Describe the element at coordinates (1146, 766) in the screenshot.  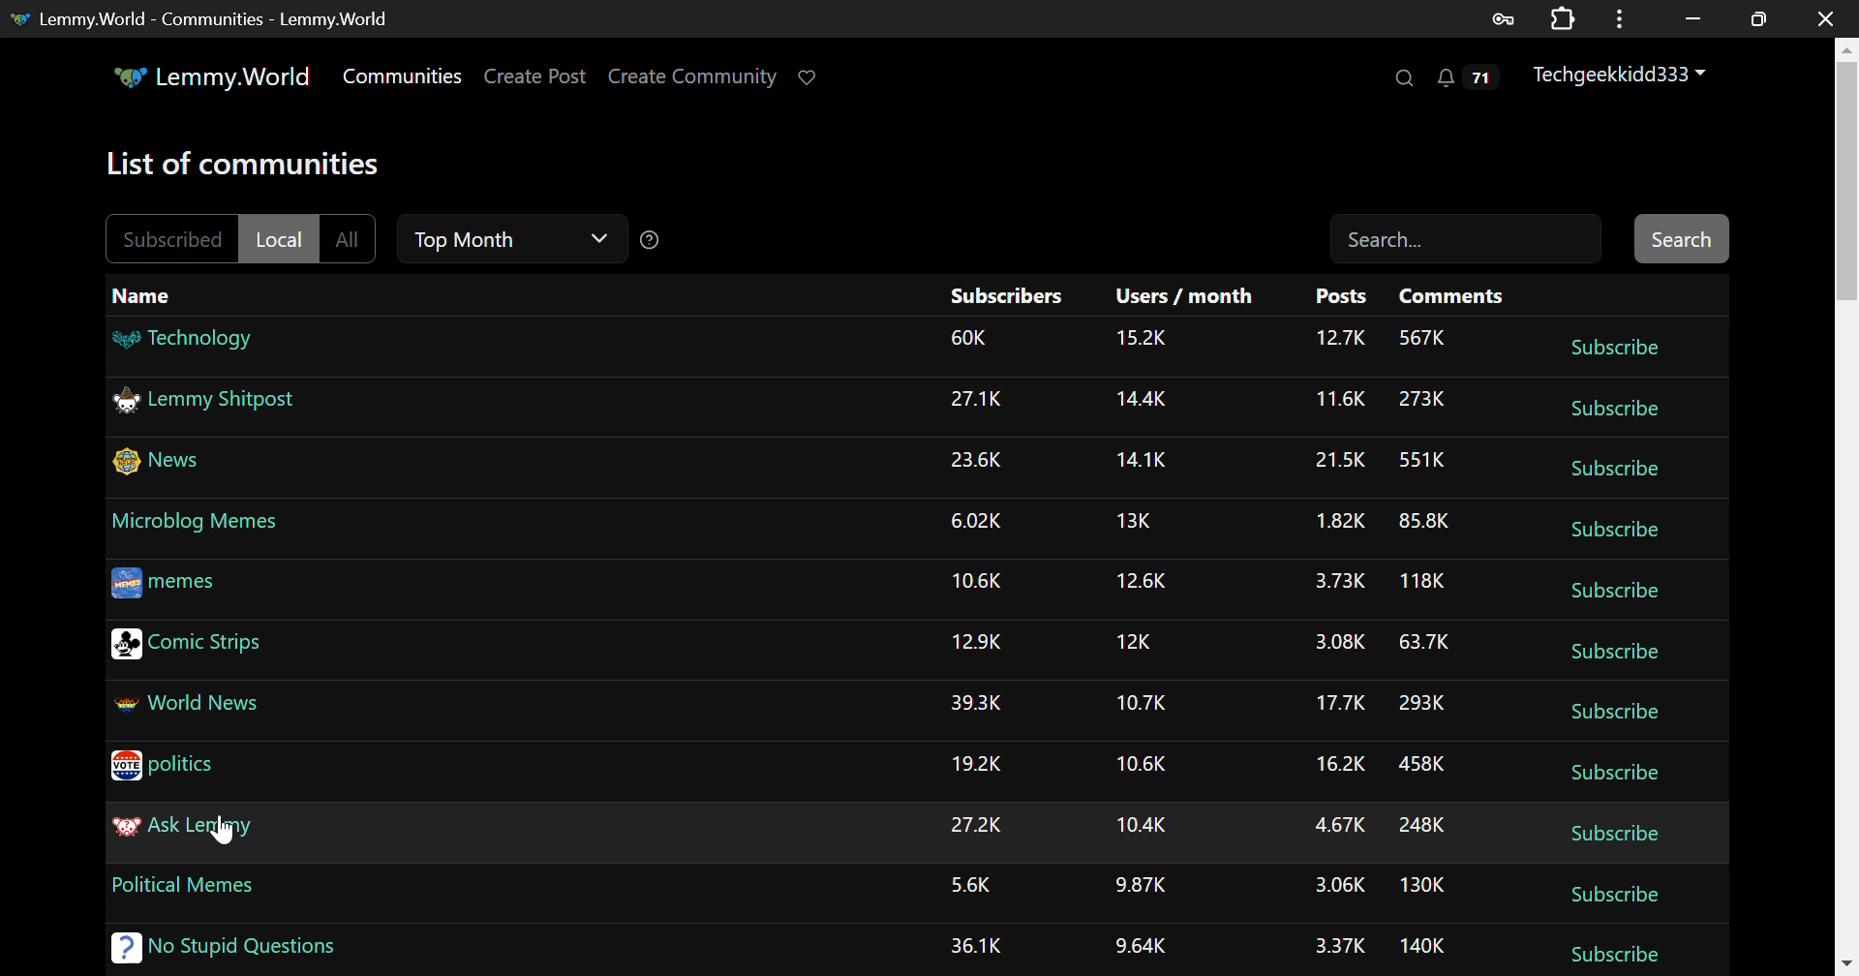
I see `Amount` at that location.